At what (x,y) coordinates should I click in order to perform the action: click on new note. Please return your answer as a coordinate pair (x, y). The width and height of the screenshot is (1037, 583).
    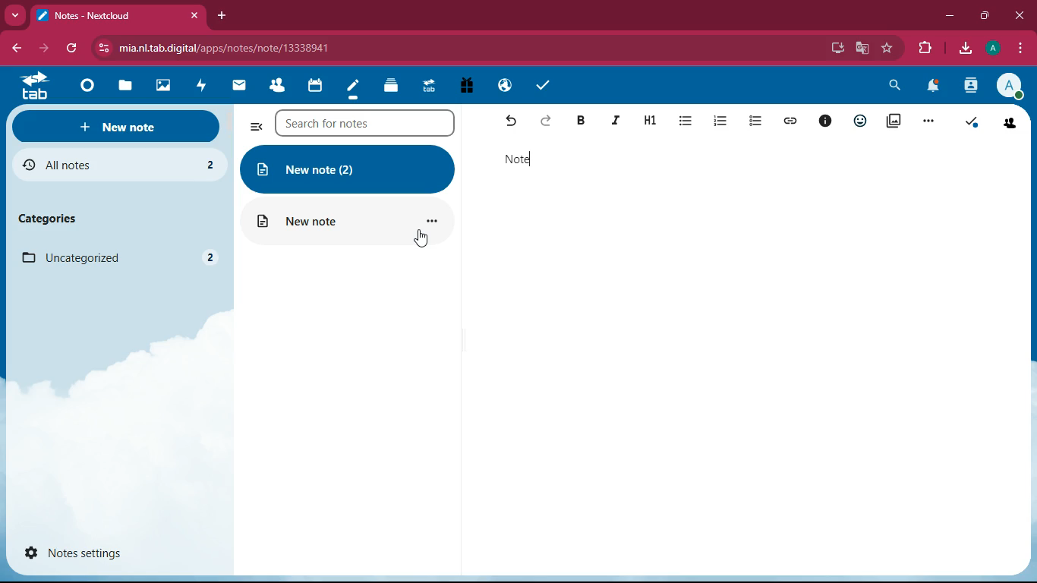
    Looking at the image, I should click on (347, 224).